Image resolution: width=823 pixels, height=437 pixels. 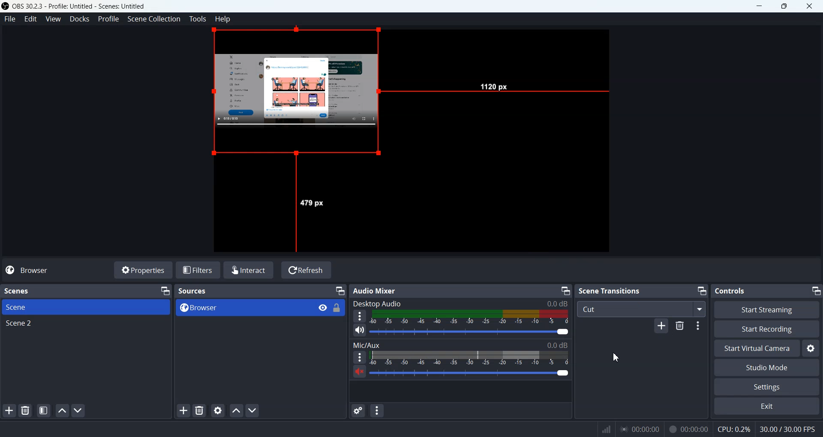 What do you see at coordinates (378, 410) in the screenshot?
I see `Audio mixer menu` at bounding box center [378, 410].